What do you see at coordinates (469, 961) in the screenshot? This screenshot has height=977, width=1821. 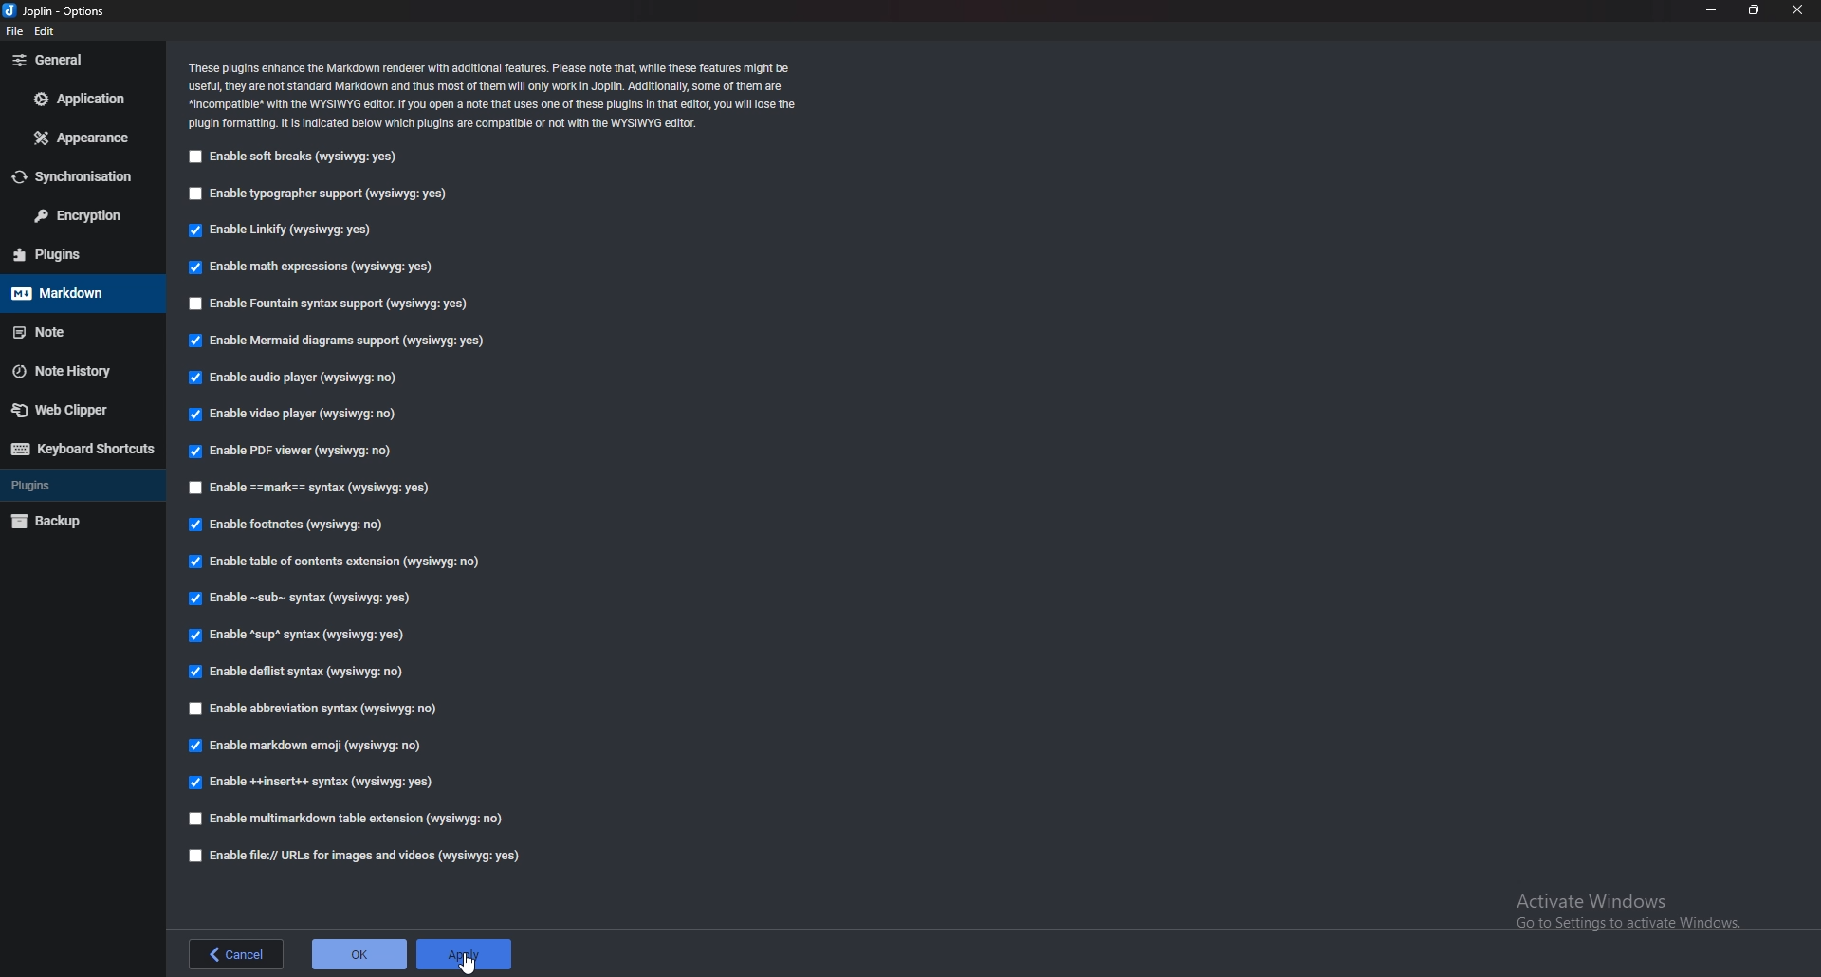 I see `cursor` at bounding box center [469, 961].